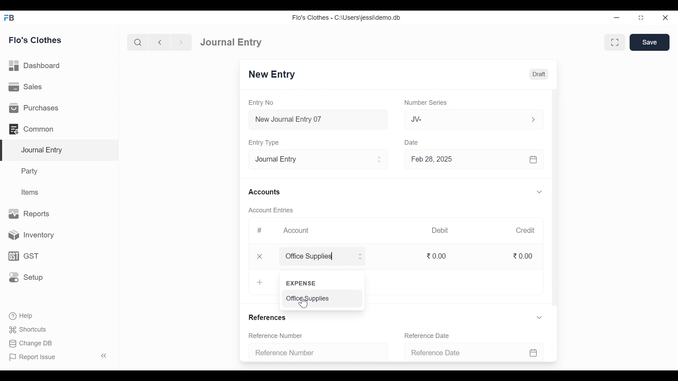 The width and height of the screenshot is (678, 381). What do you see at coordinates (159, 42) in the screenshot?
I see `Navigate Back` at bounding box center [159, 42].